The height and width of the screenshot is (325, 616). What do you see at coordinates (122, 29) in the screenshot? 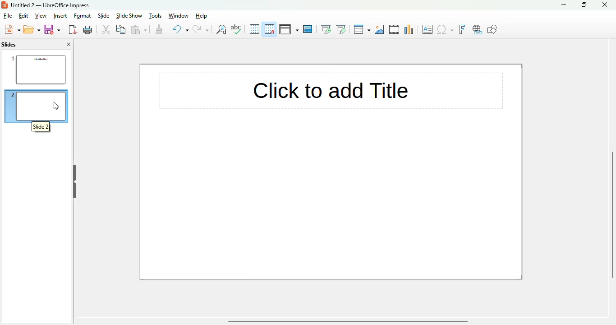
I see `copy` at bounding box center [122, 29].